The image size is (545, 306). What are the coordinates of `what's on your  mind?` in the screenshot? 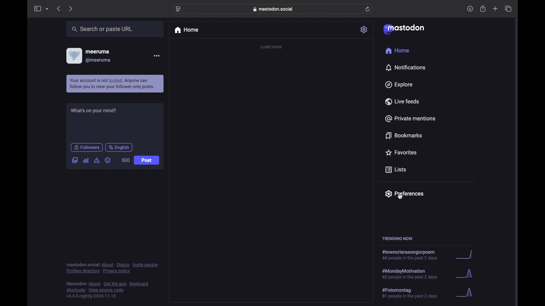 It's located at (94, 110).